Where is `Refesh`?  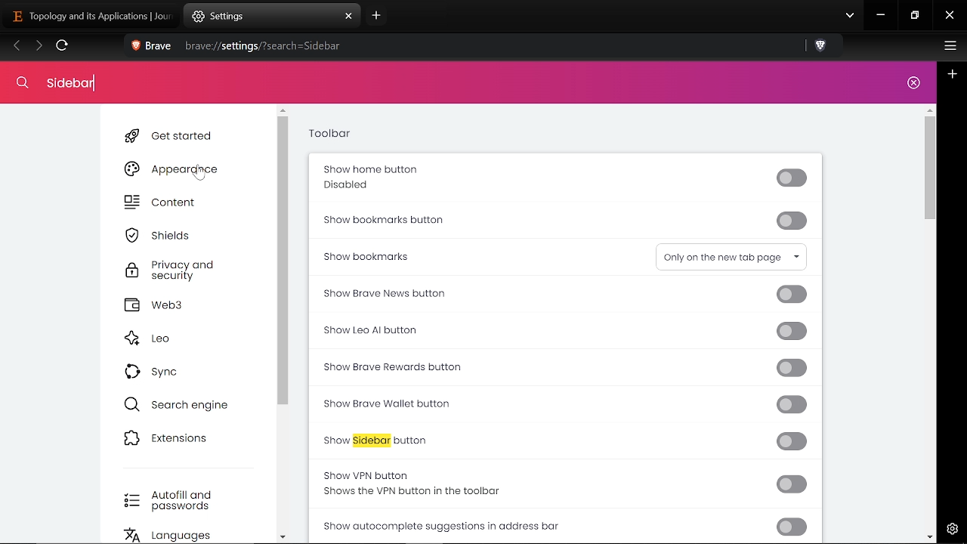 Refesh is located at coordinates (63, 48).